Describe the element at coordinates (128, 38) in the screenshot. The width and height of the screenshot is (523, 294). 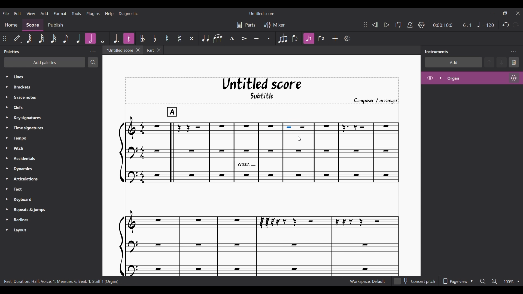
I see `Highlight indicates combination of this note was deleted` at that location.